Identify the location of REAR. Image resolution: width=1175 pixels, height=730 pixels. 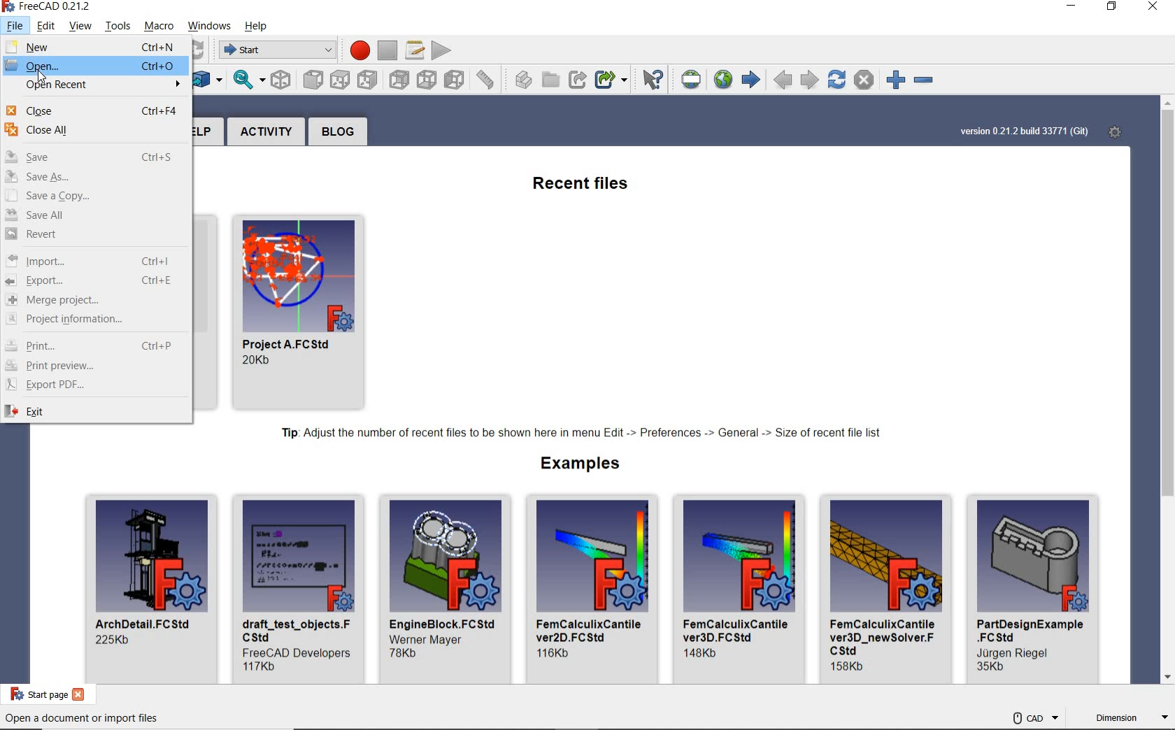
(399, 80).